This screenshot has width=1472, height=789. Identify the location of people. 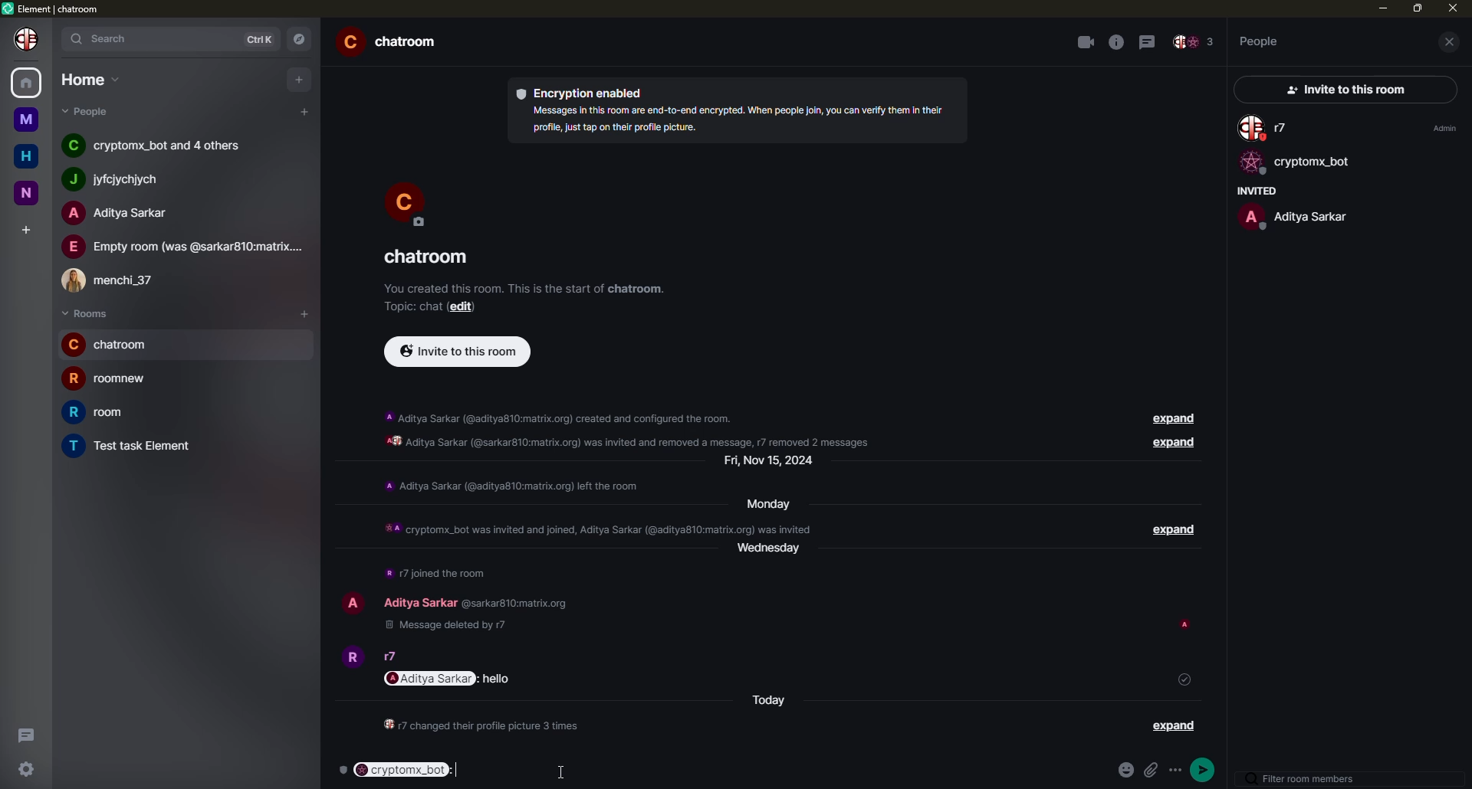
(116, 213).